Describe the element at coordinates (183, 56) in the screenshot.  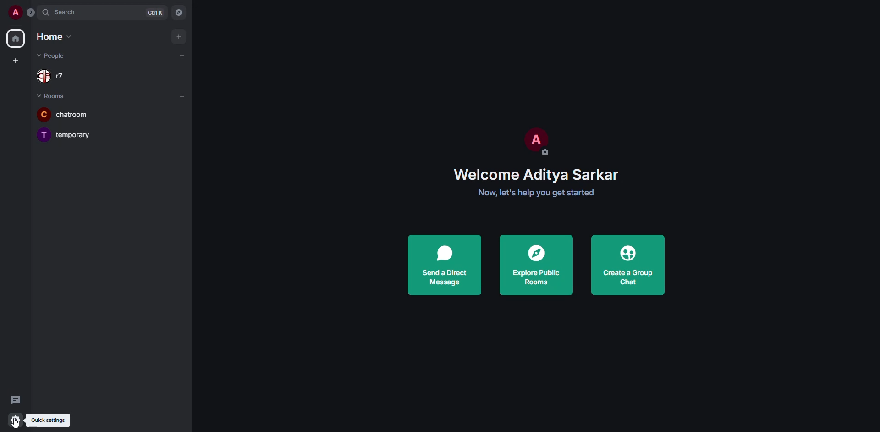
I see `add` at that location.